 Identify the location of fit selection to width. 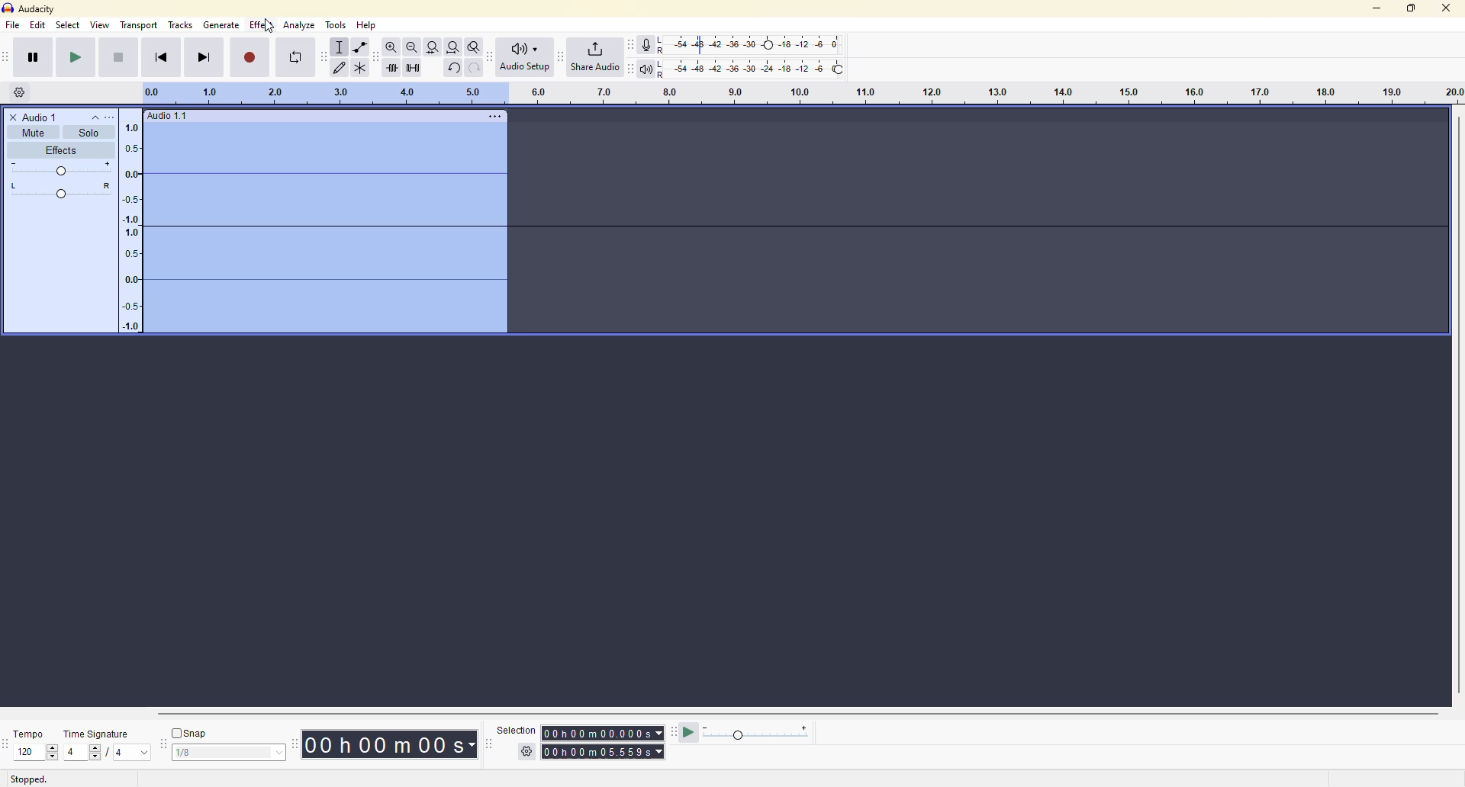
(433, 47).